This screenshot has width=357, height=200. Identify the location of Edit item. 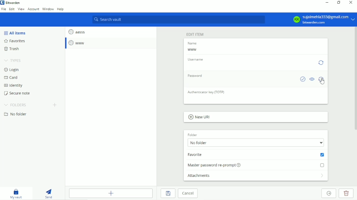
(195, 34).